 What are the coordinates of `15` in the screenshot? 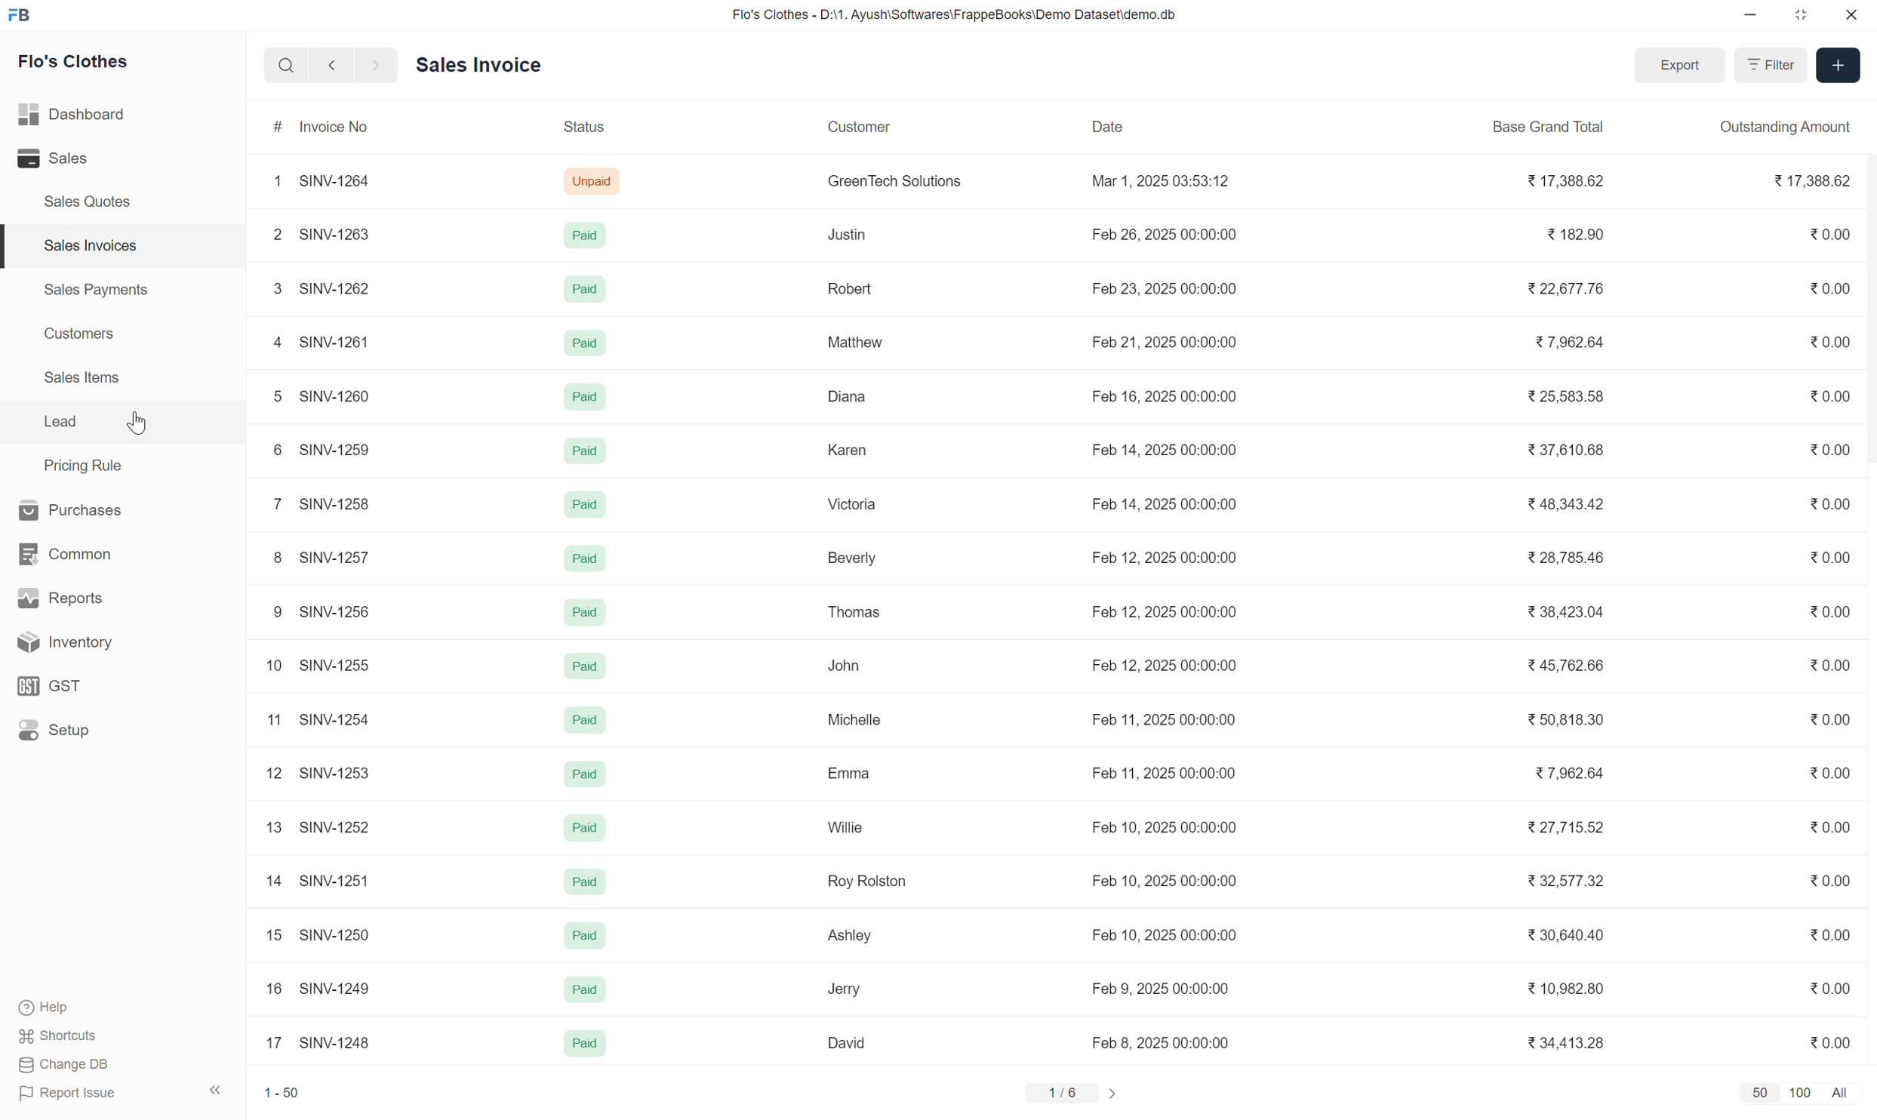 It's located at (266, 934).